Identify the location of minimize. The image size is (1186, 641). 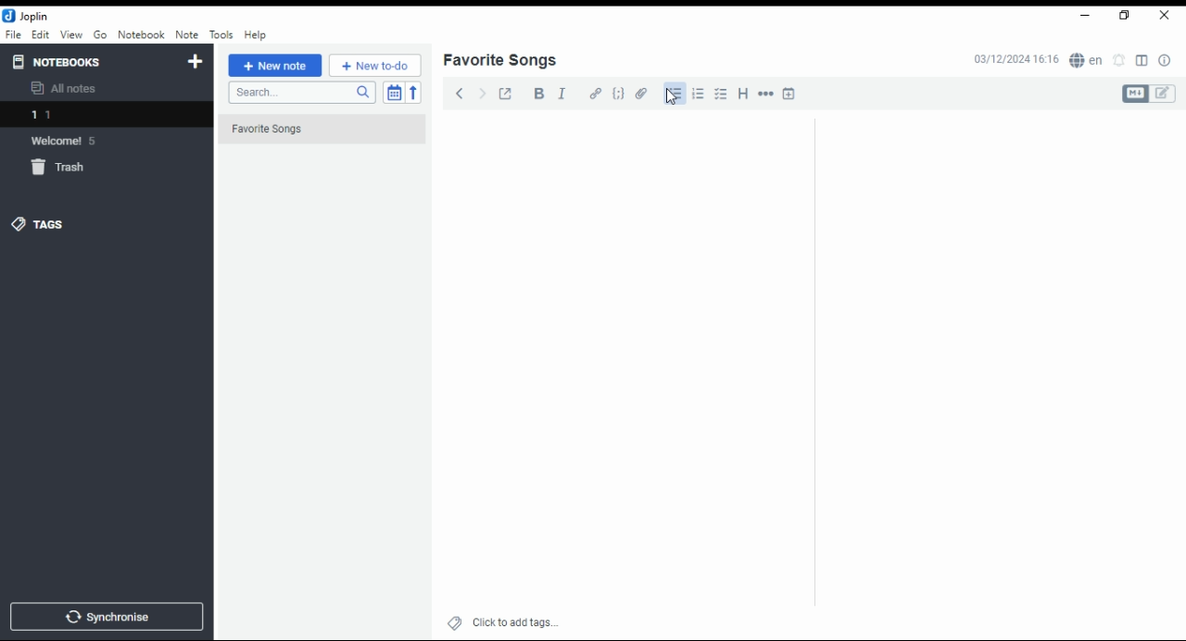
(1082, 17).